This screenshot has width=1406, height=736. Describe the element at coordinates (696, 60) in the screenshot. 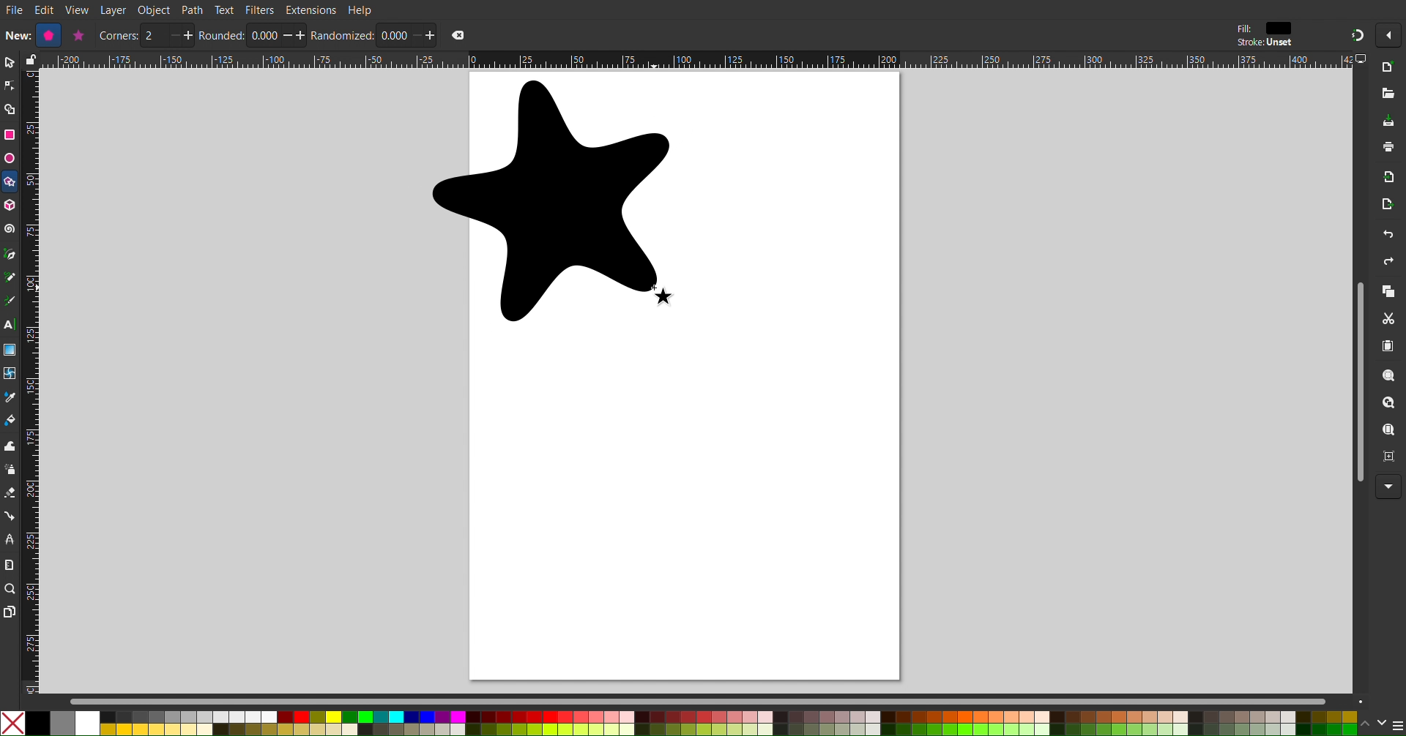

I see `Horizontal Ruler` at that location.